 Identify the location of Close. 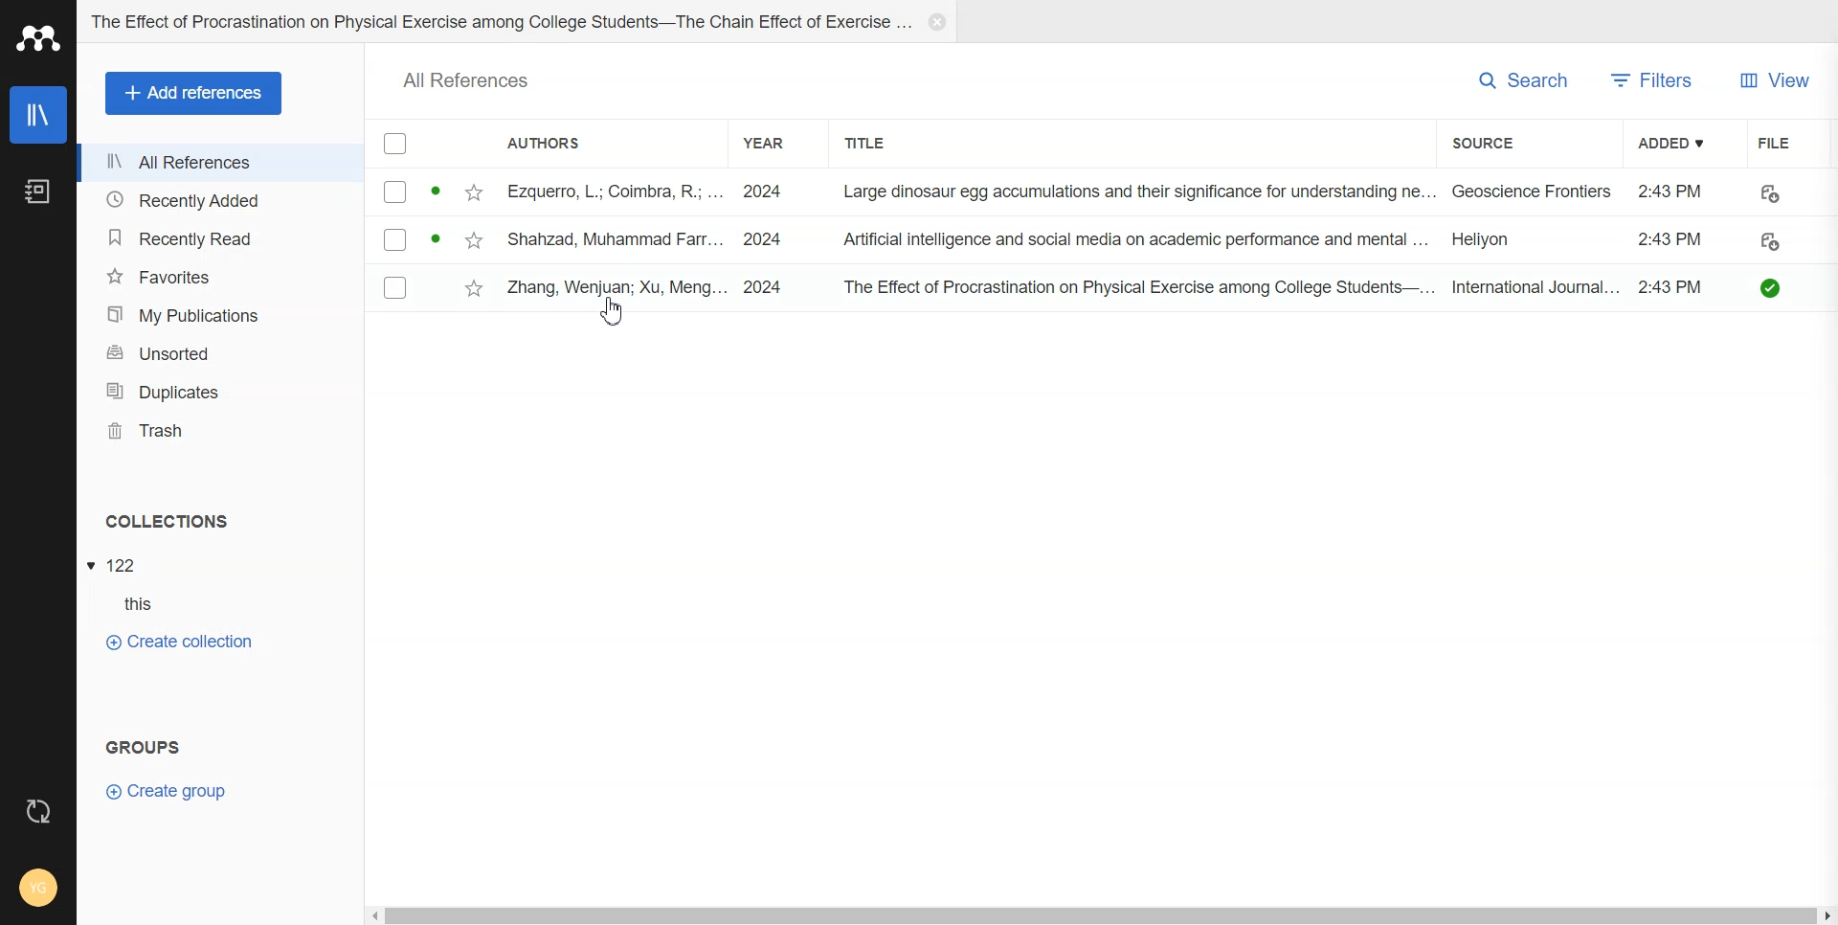
(934, 22).